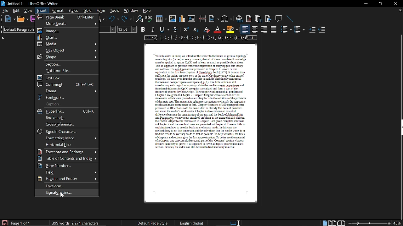 This screenshot has height=226, width=403. What do you see at coordinates (245, 29) in the screenshot?
I see `align left` at bounding box center [245, 29].